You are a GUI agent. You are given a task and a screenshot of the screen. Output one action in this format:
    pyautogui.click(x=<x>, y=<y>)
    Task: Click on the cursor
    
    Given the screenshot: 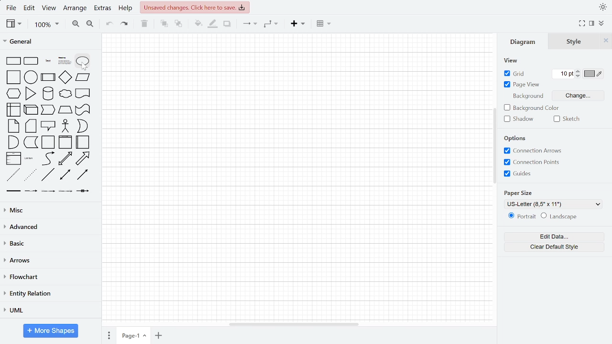 What is the action you would take?
    pyautogui.click(x=84, y=67)
    